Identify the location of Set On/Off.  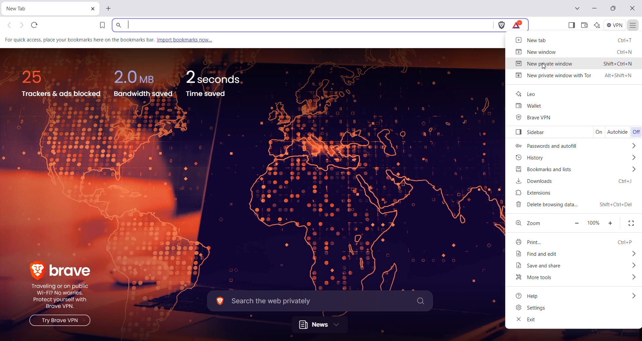
(636, 132).